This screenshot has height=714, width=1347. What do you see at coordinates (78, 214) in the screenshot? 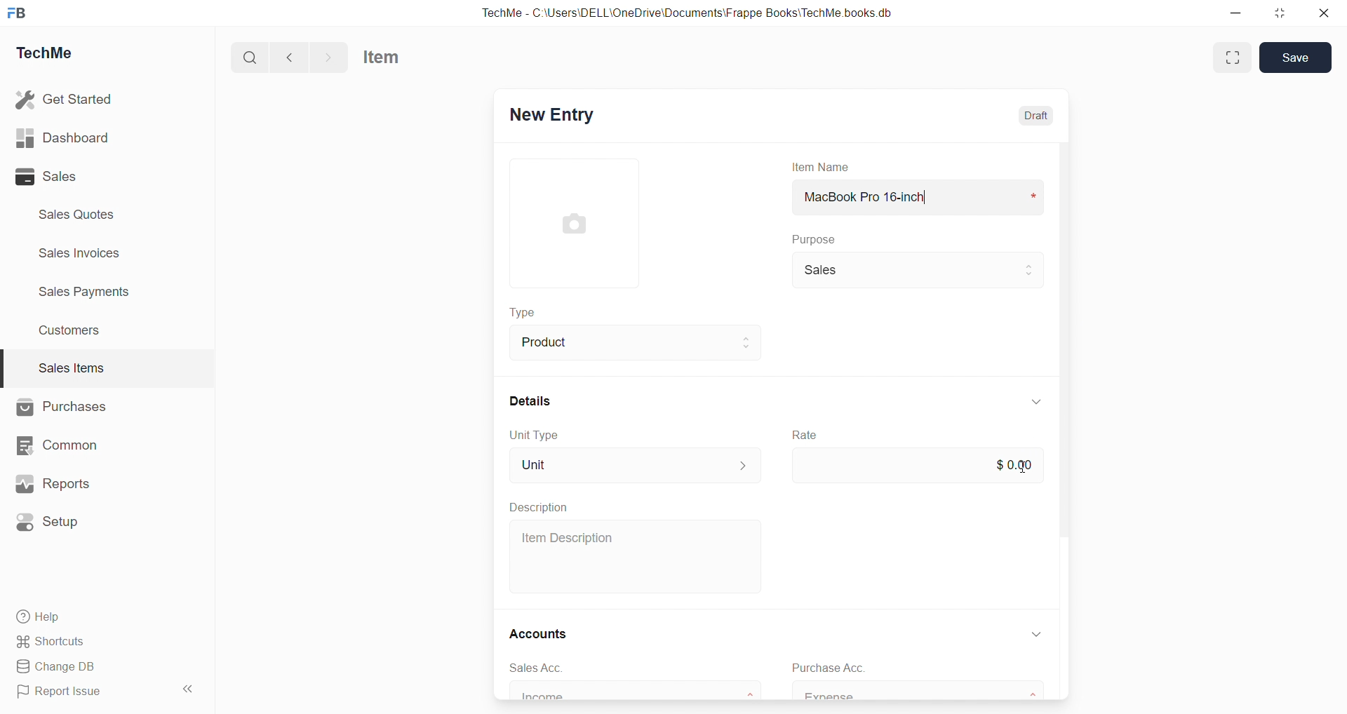
I see `Sales Quotes` at bounding box center [78, 214].